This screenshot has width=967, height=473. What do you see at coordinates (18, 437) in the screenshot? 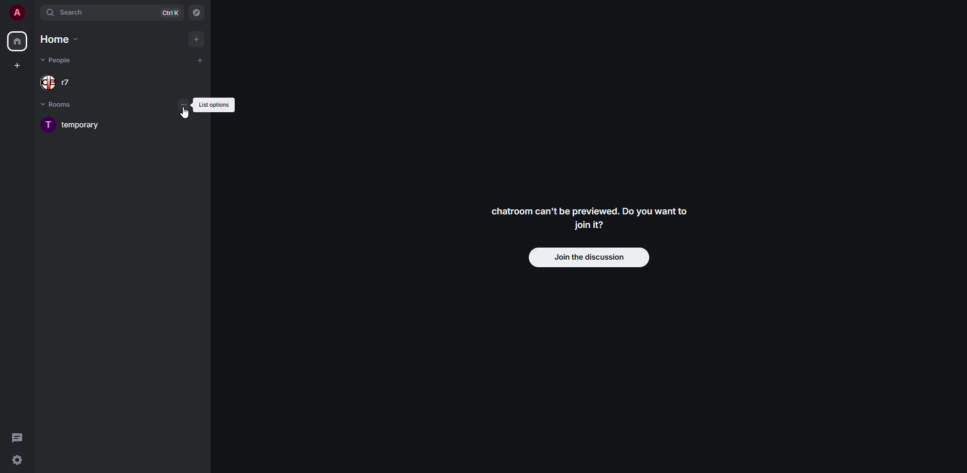
I see `threads` at bounding box center [18, 437].